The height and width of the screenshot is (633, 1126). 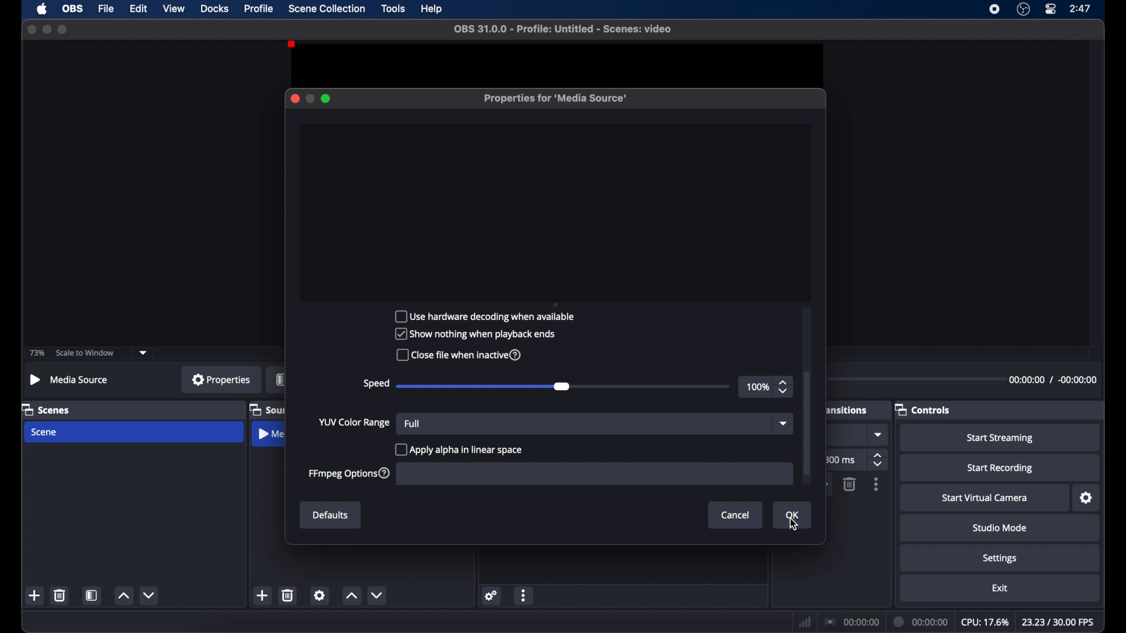 What do you see at coordinates (1000, 468) in the screenshot?
I see `start recording` at bounding box center [1000, 468].